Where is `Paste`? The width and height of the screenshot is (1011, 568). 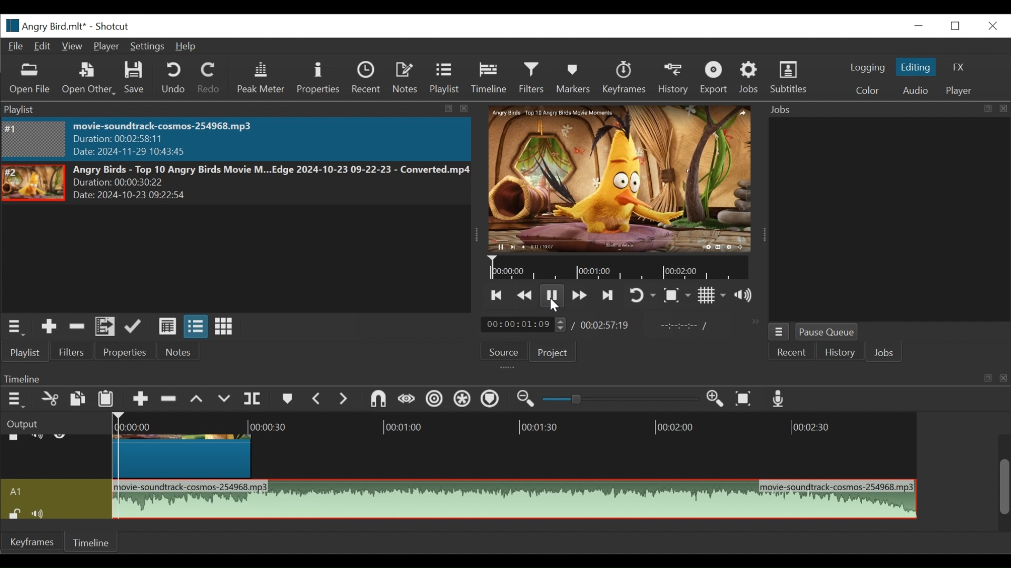 Paste is located at coordinates (106, 399).